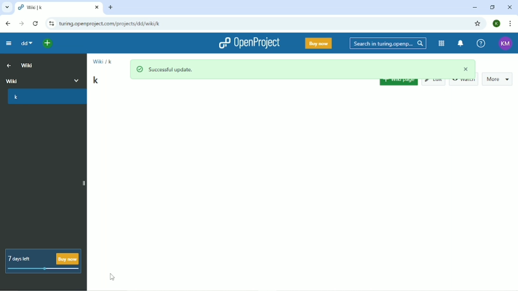  What do you see at coordinates (7, 23) in the screenshot?
I see `Back` at bounding box center [7, 23].